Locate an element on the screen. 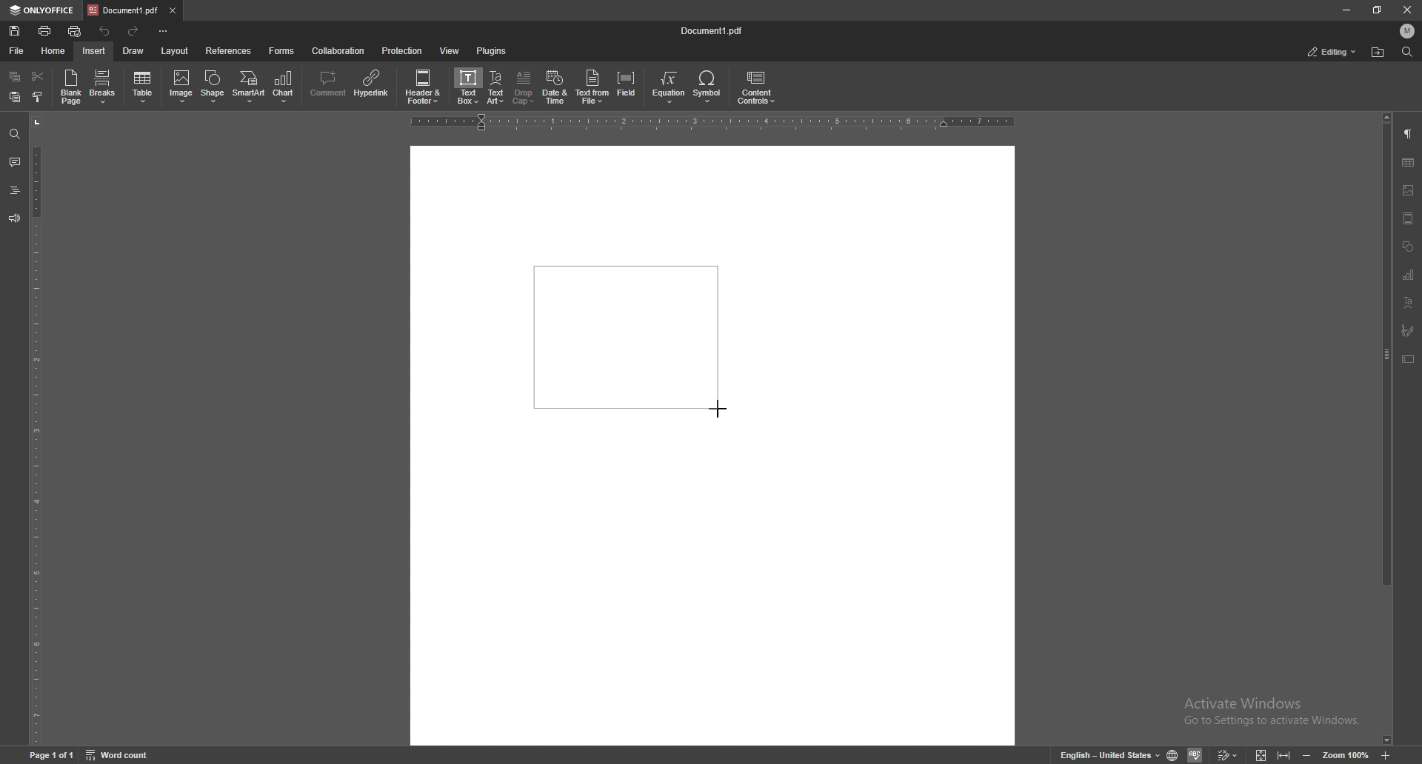 The image size is (1422, 764). shape is located at coordinates (213, 87).